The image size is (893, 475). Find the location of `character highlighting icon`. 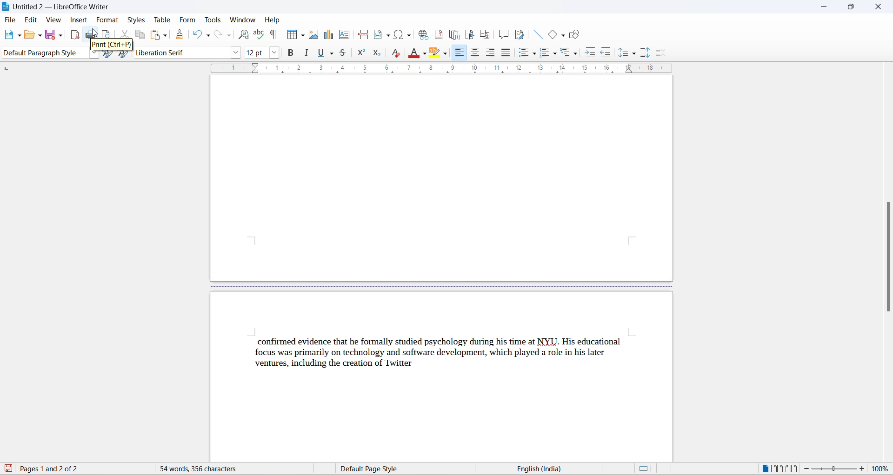

character highlighting icon is located at coordinates (435, 53).